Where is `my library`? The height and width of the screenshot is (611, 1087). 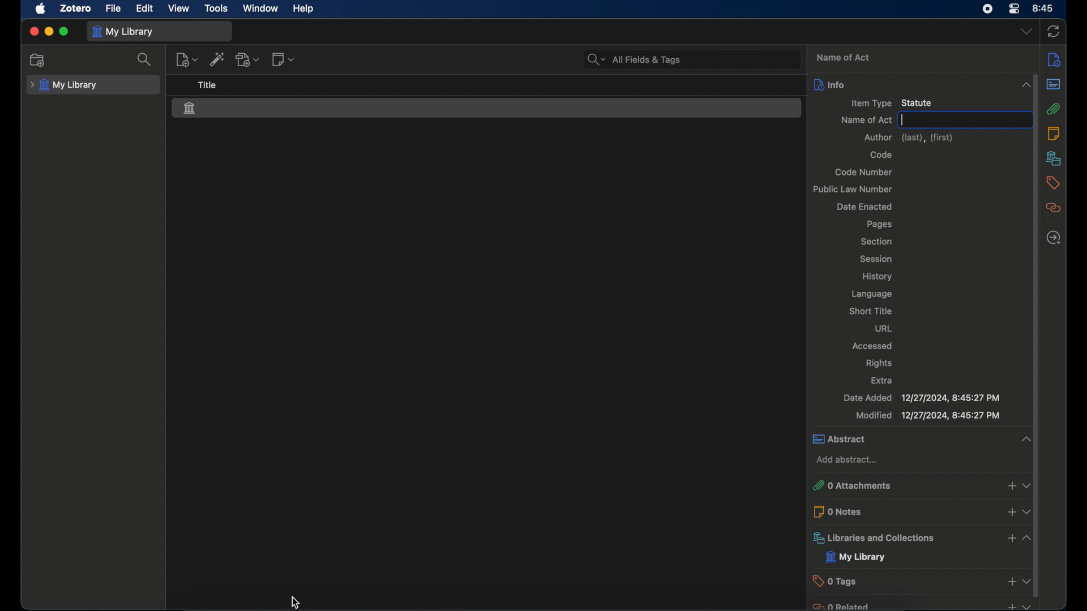 my library is located at coordinates (65, 85).